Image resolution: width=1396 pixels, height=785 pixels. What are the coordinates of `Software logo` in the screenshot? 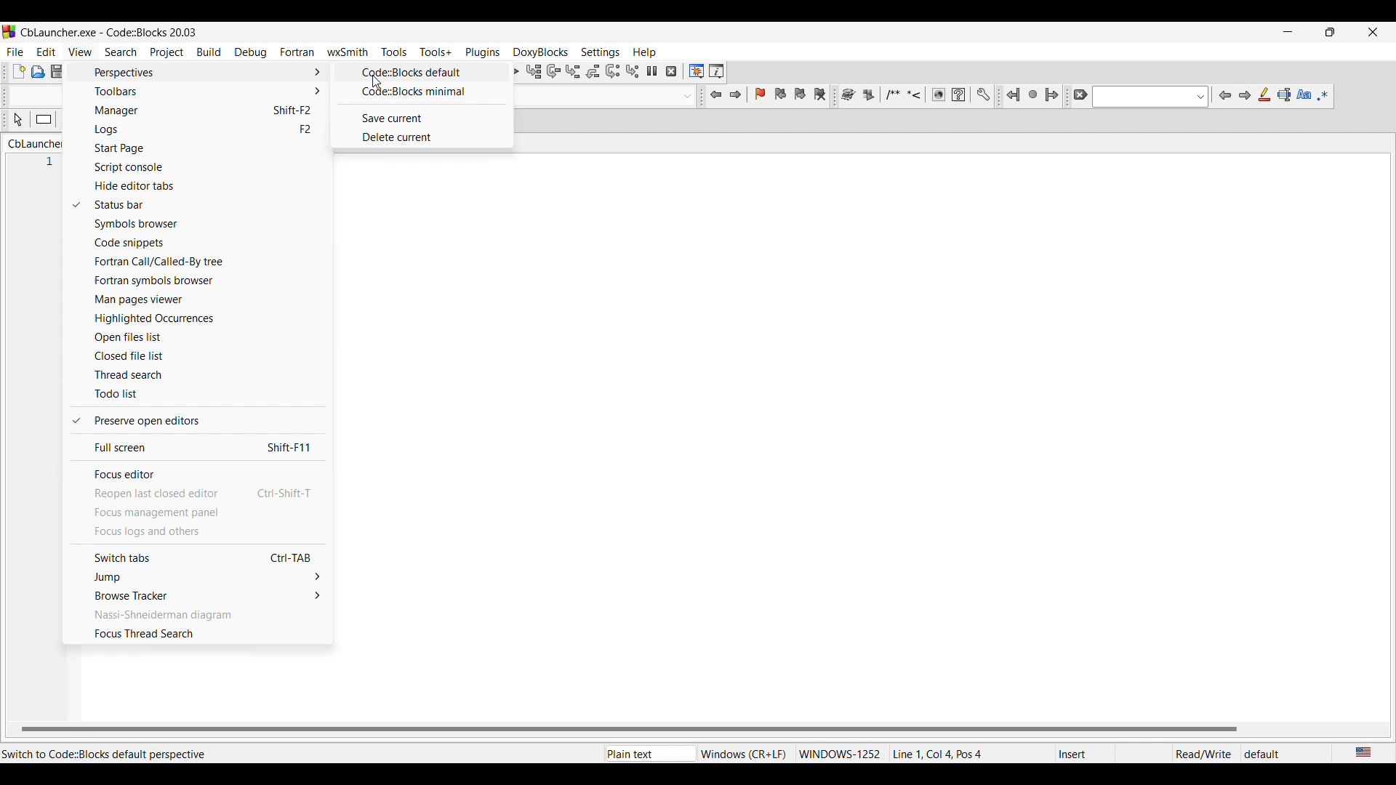 It's located at (9, 31).